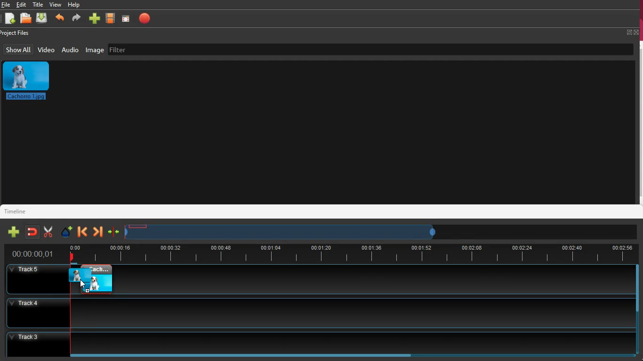  Describe the element at coordinates (70, 49) in the screenshot. I see `audio` at that location.